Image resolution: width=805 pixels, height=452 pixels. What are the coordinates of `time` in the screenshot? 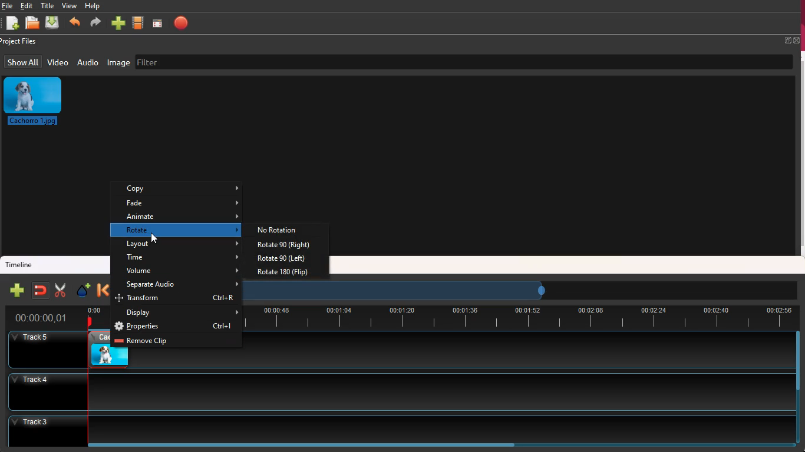 It's located at (39, 317).